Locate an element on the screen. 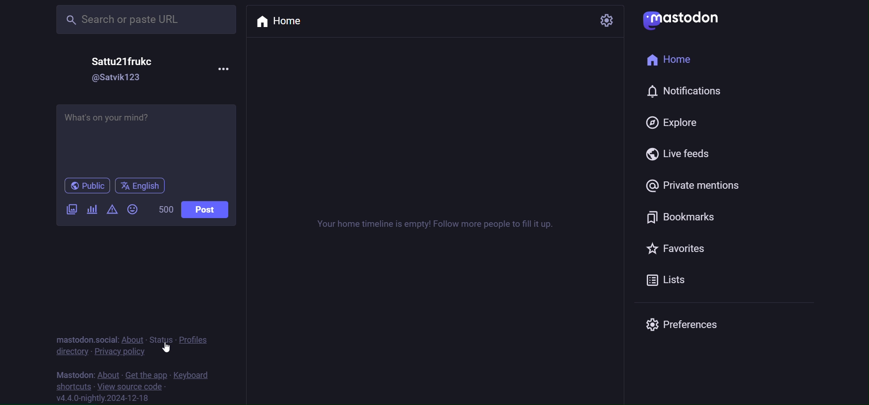 This screenshot has width=869, height=405. Emojis is located at coordinates (133, 211).